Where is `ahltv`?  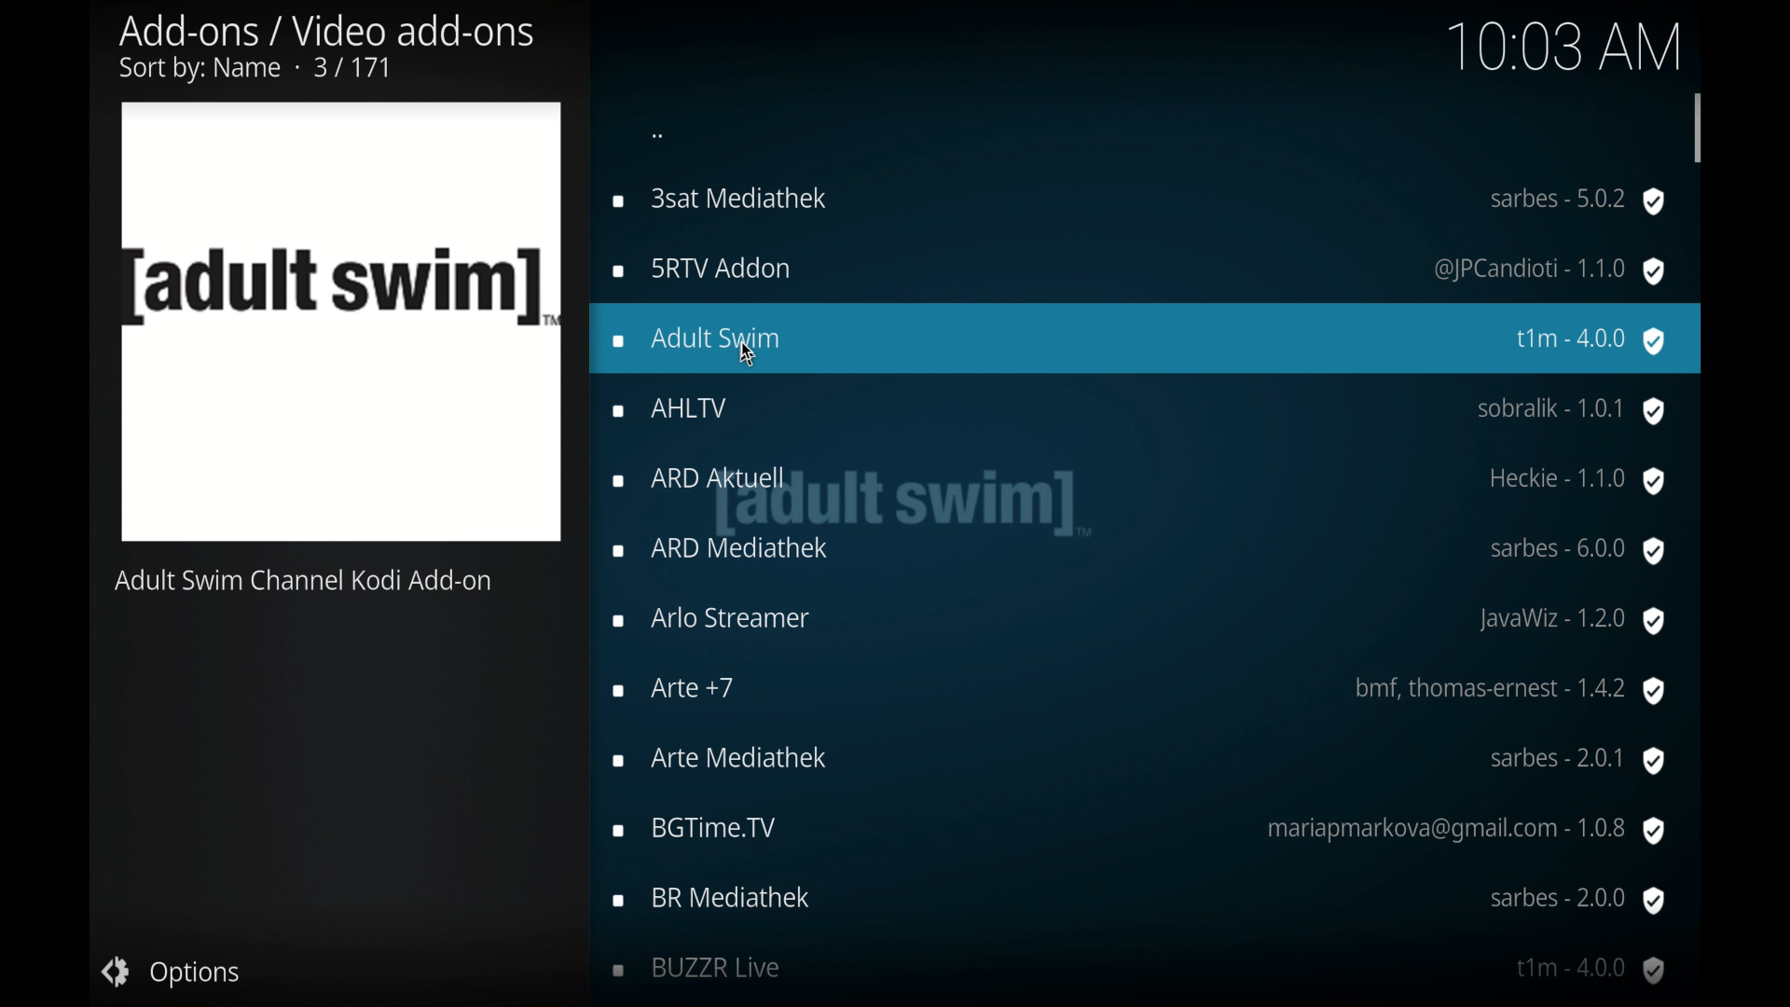
ahltv is located at coordinates (1140, 412).